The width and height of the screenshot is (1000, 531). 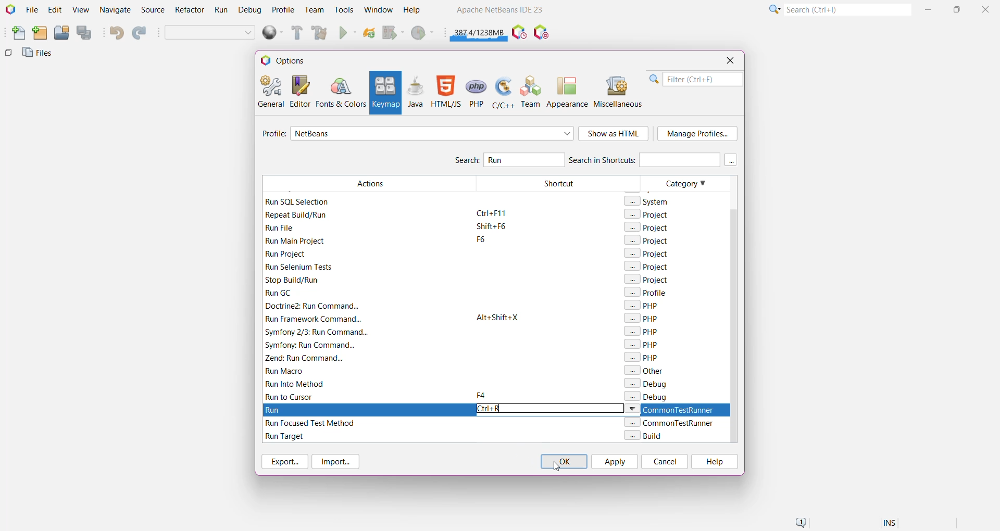 I want to click on Filtered Actions with Run keyword, so click(x=368, y=288).